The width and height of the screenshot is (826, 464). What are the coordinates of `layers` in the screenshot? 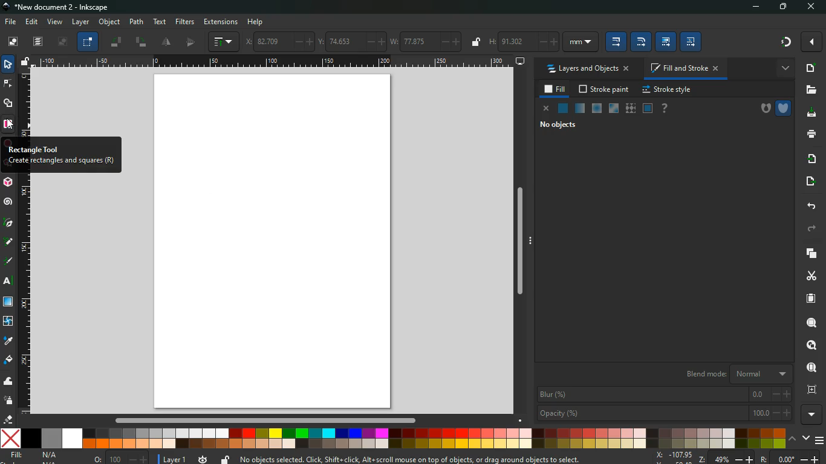 It's located at (813, 254).